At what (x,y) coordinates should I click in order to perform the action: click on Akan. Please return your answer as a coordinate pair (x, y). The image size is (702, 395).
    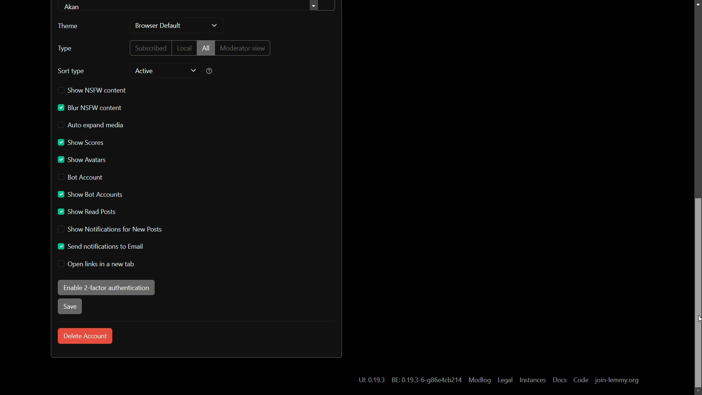
    Looking at the image, I should click on (75, 7).